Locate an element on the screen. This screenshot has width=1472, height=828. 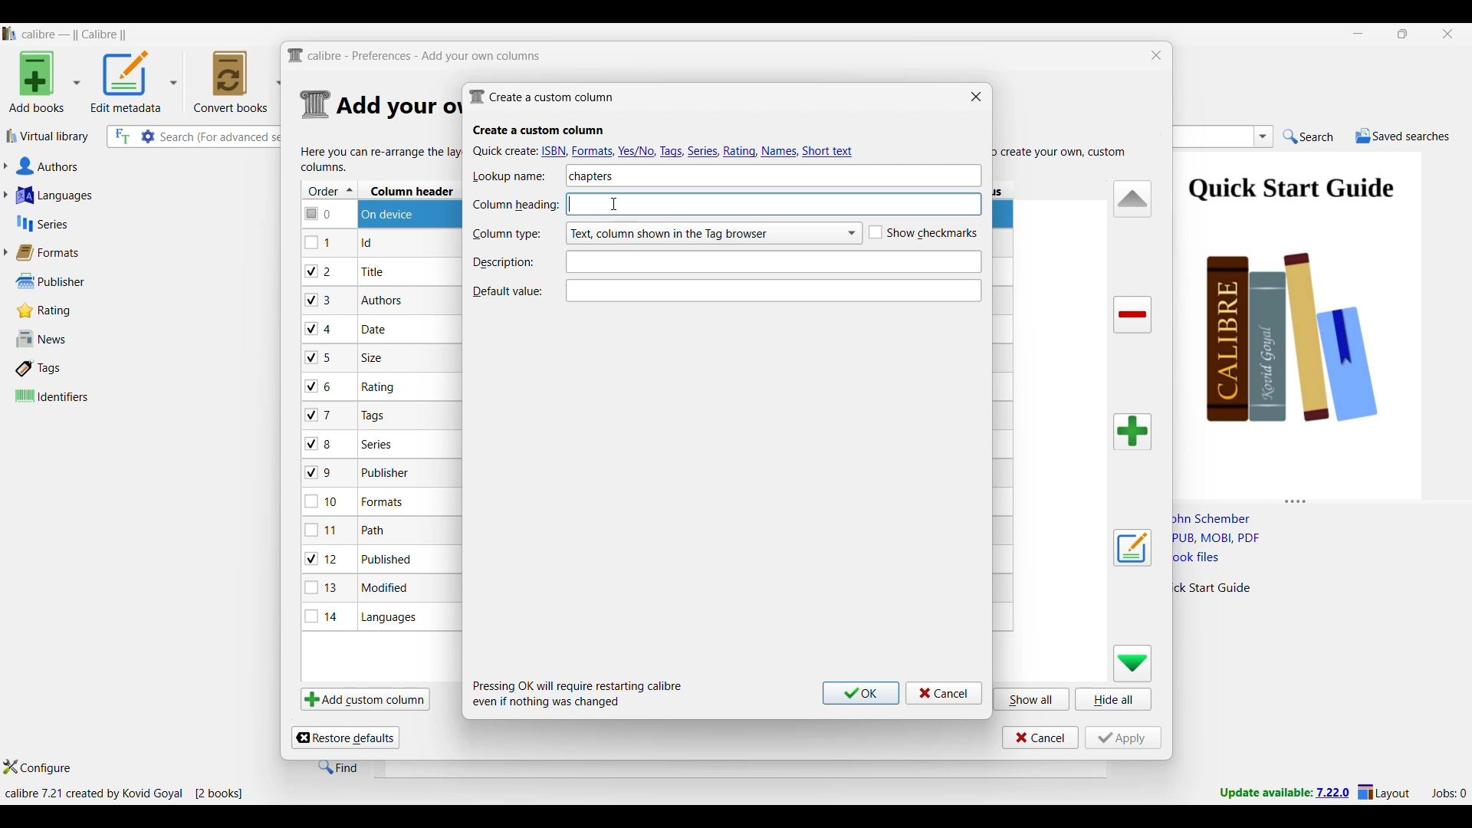
New version update notifcation is located at coordinates (1284, 792).